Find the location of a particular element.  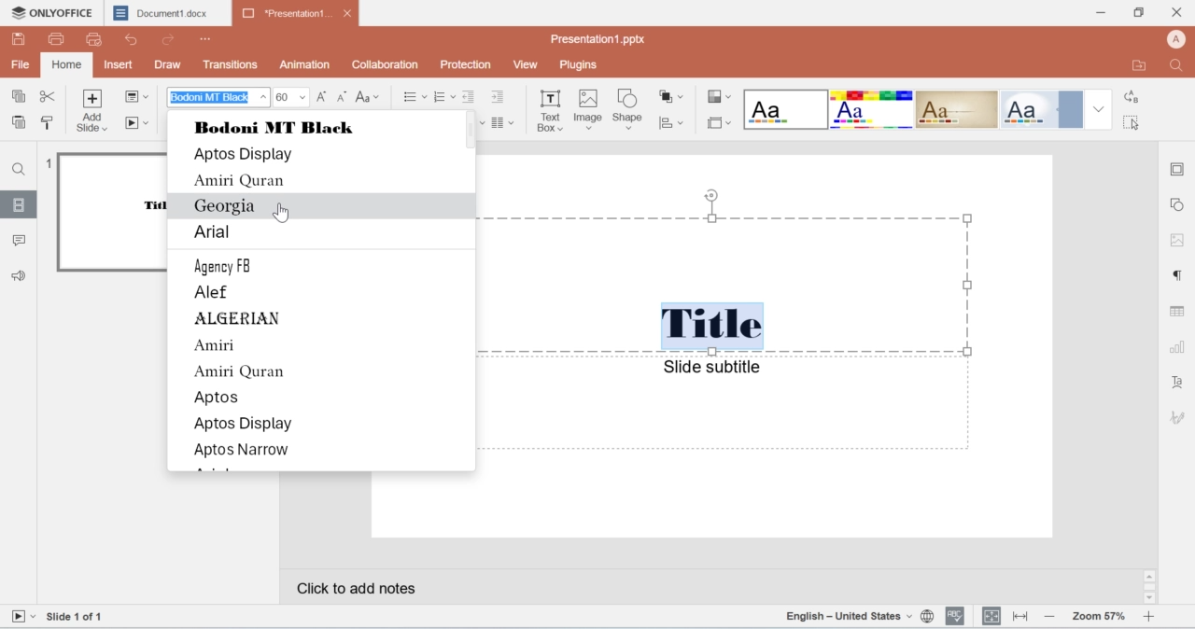

language is located at coordinates (861, 617).